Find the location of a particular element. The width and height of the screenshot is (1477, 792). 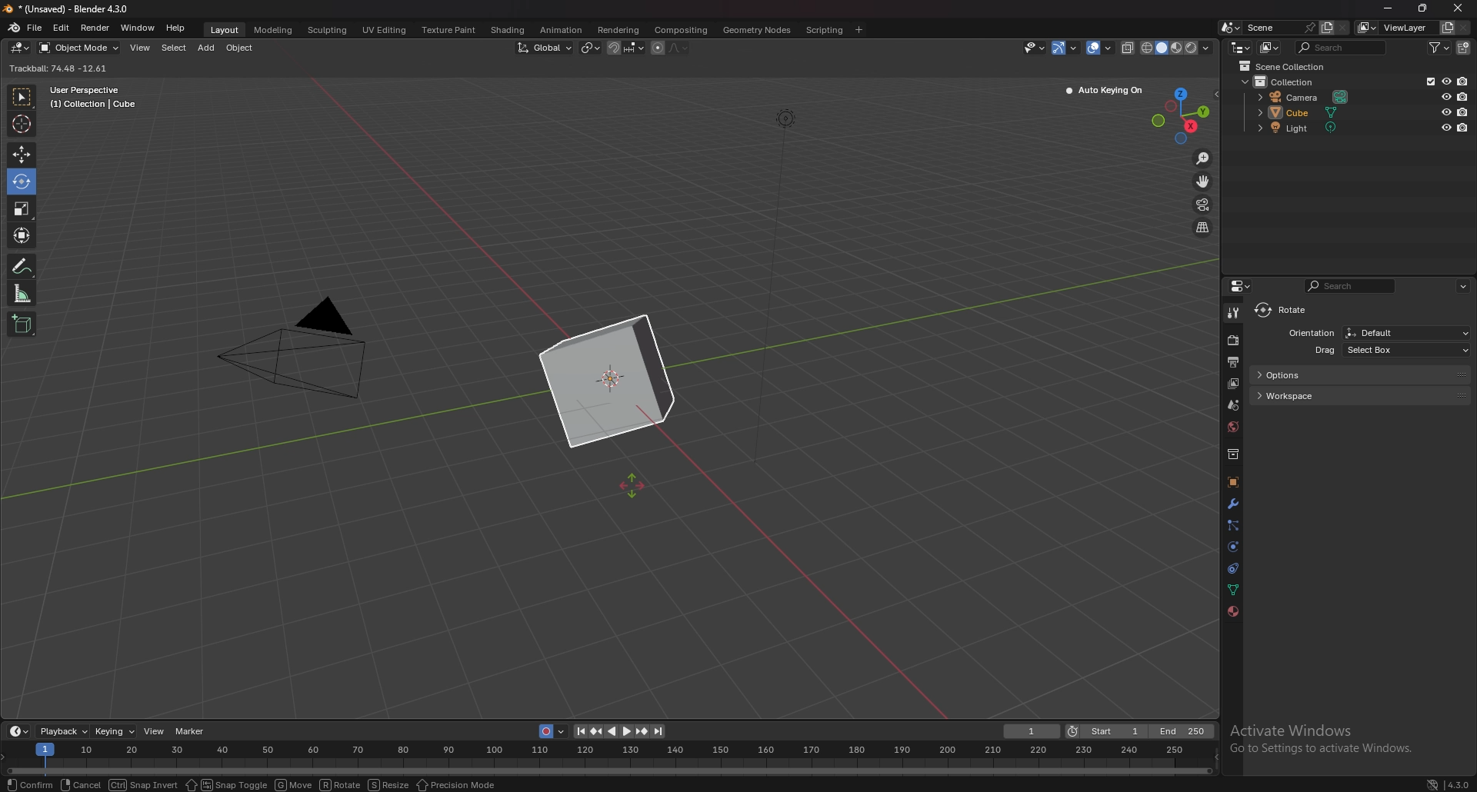

Trackball: 74.48 -12.61 is located at coordinates (62, 68).